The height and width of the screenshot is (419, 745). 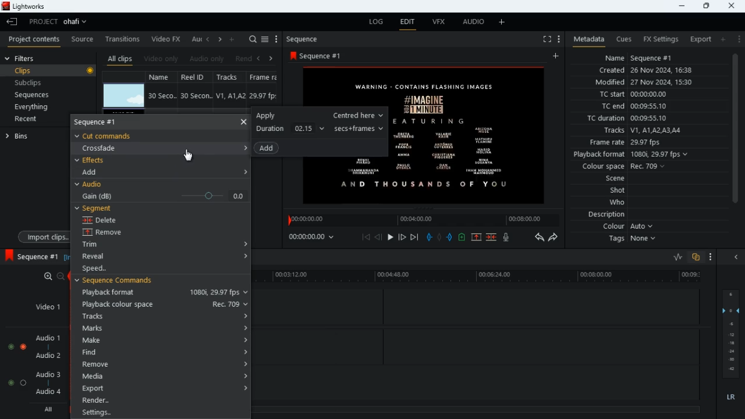 I want to click on hold, so click(x=439, y=237).